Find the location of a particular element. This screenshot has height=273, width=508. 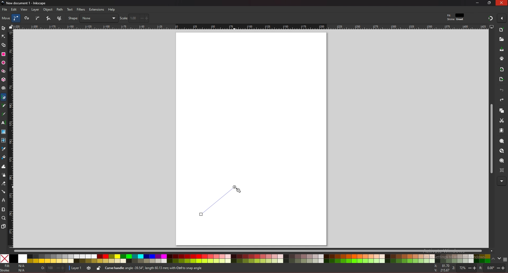

line is located at coordinates (216, 201).